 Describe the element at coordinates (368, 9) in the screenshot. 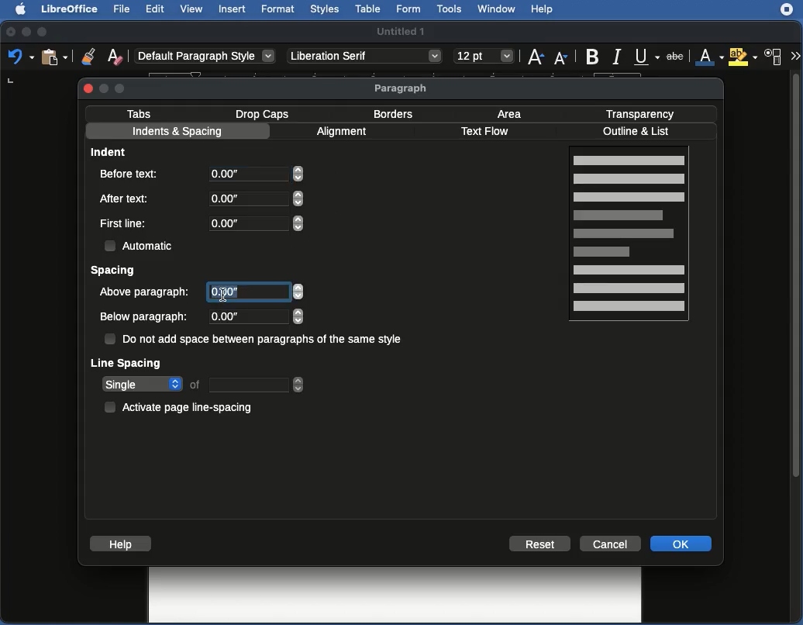

I see `Table` at that location.